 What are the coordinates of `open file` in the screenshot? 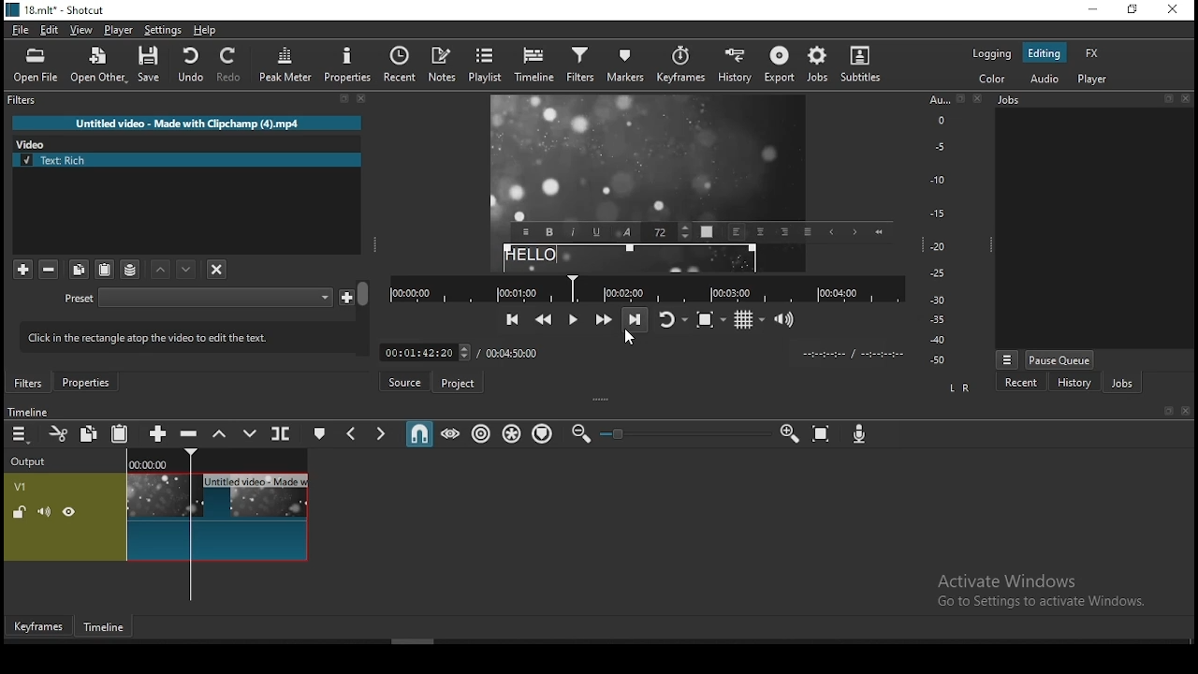 It's located at (36, 66).